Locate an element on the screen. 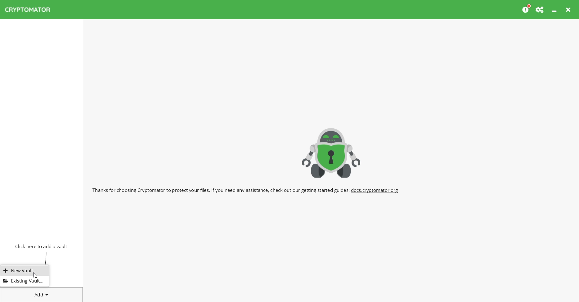  CRYPTOMATOR Application Name is located at coordinates (31, 10).